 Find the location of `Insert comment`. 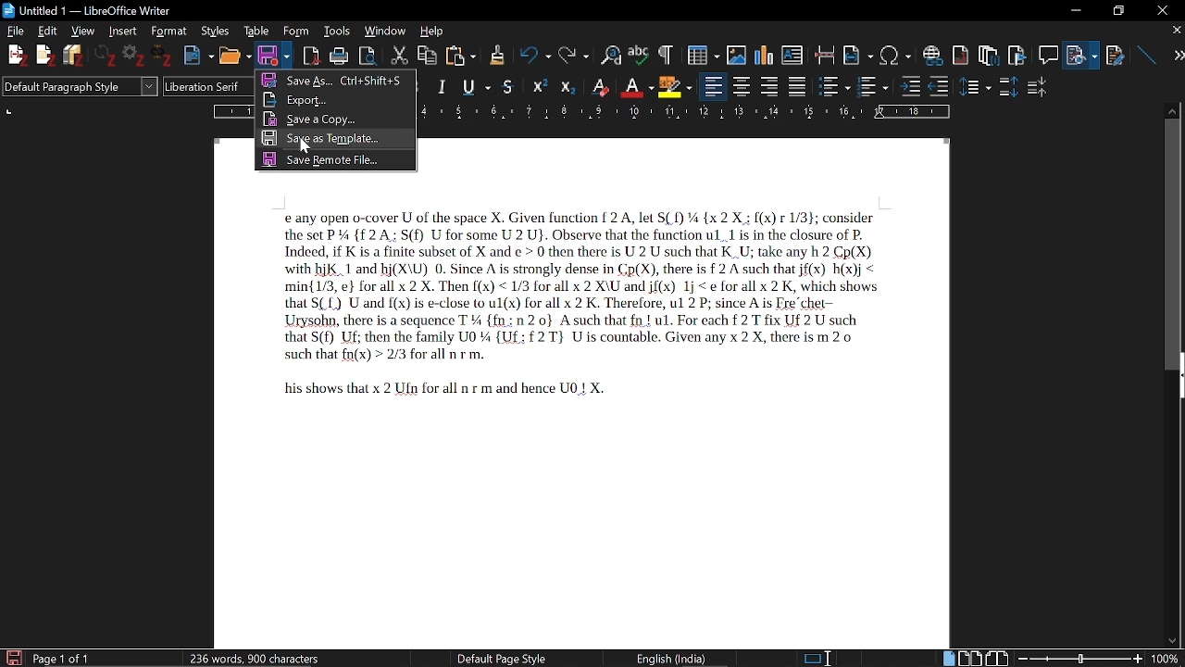

Insert comment is located at coordinates (1047, 51).